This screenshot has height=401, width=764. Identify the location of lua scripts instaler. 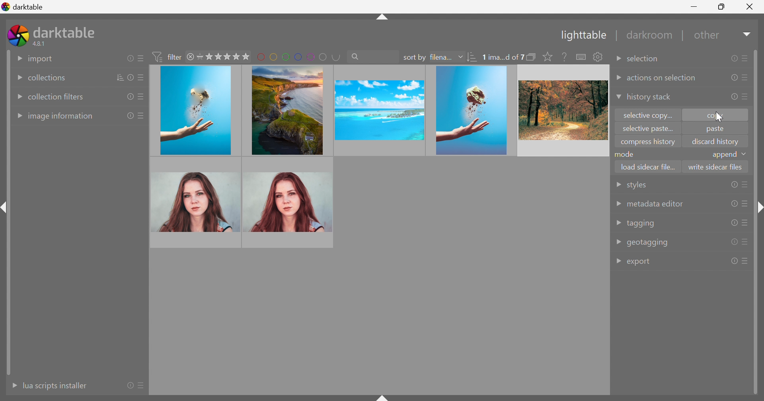
(55, 385).